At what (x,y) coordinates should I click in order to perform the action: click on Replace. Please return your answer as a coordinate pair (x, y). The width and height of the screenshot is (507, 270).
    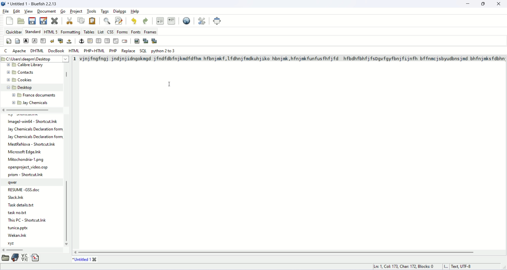
    Looking at the image, I should click on (128, 51).